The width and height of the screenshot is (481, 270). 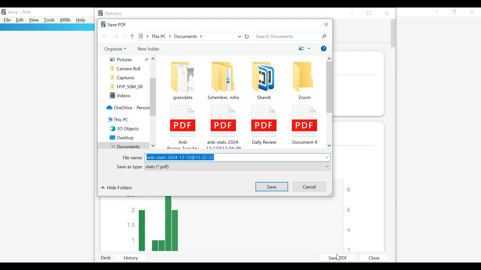 What do you see at coordinates (374, 258) in the screenshot?
I see `Close` at bounding box center [374, 258].